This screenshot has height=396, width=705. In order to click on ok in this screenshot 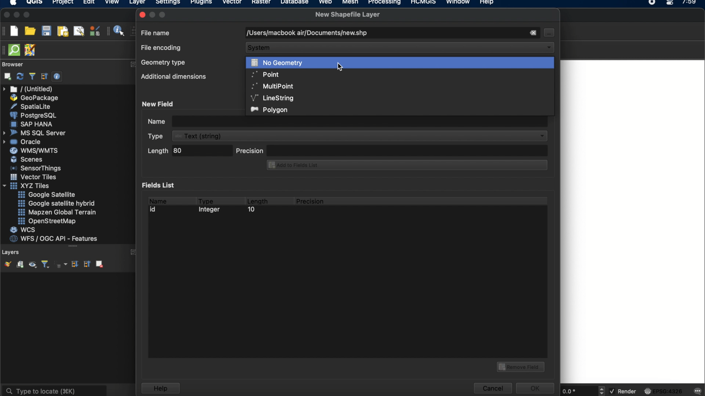, I will do `click(536, 387)`.